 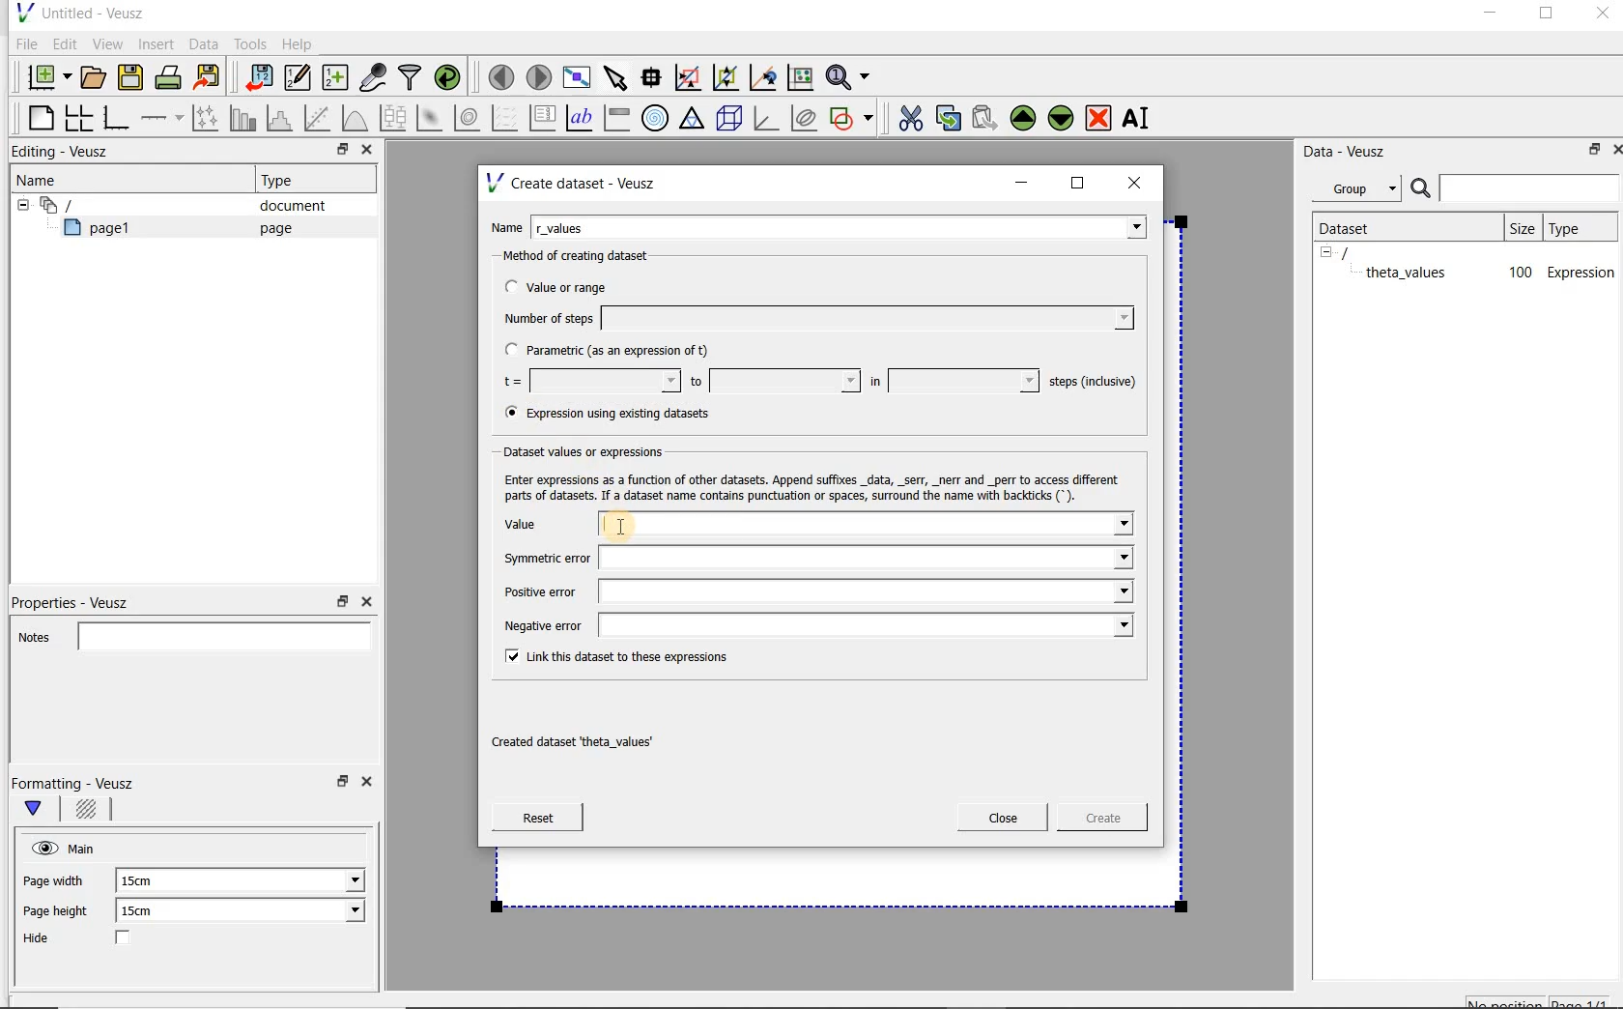 I want to click on Create, so click(x=1096, y=821).